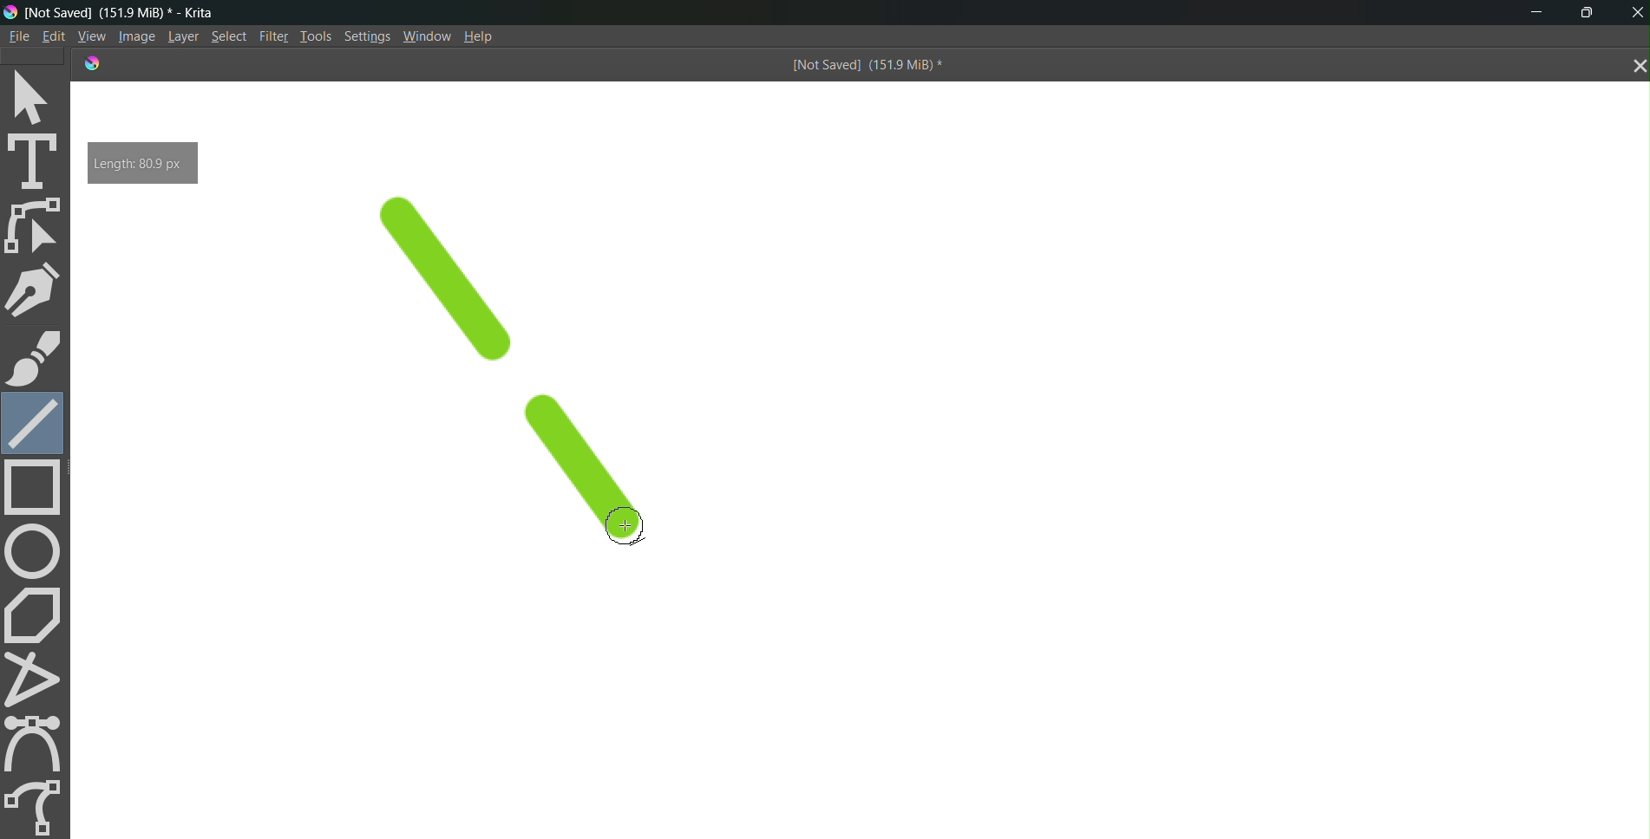  Describe the element at coordinates (1592, 10) in the screenshot. I see `maximize` at that location.